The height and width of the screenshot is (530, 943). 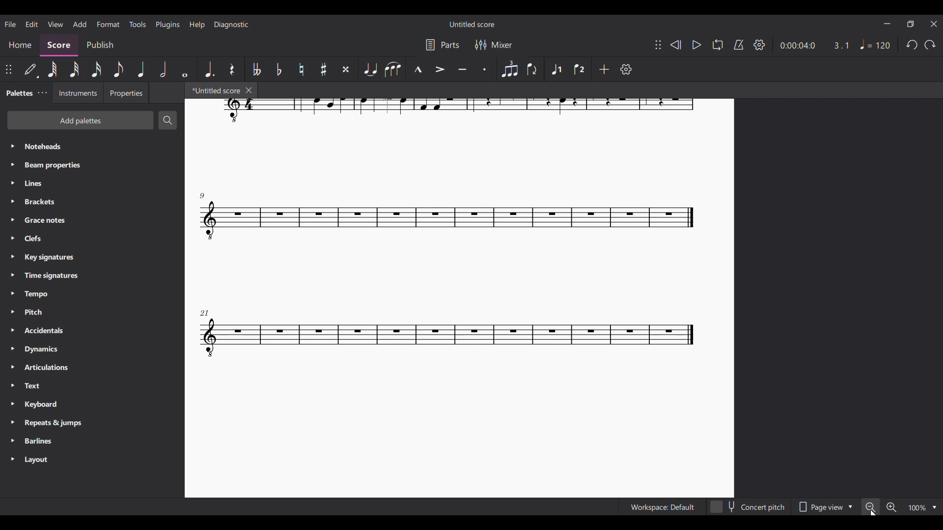 I want to click on Change position , so click(x=8, y=69).